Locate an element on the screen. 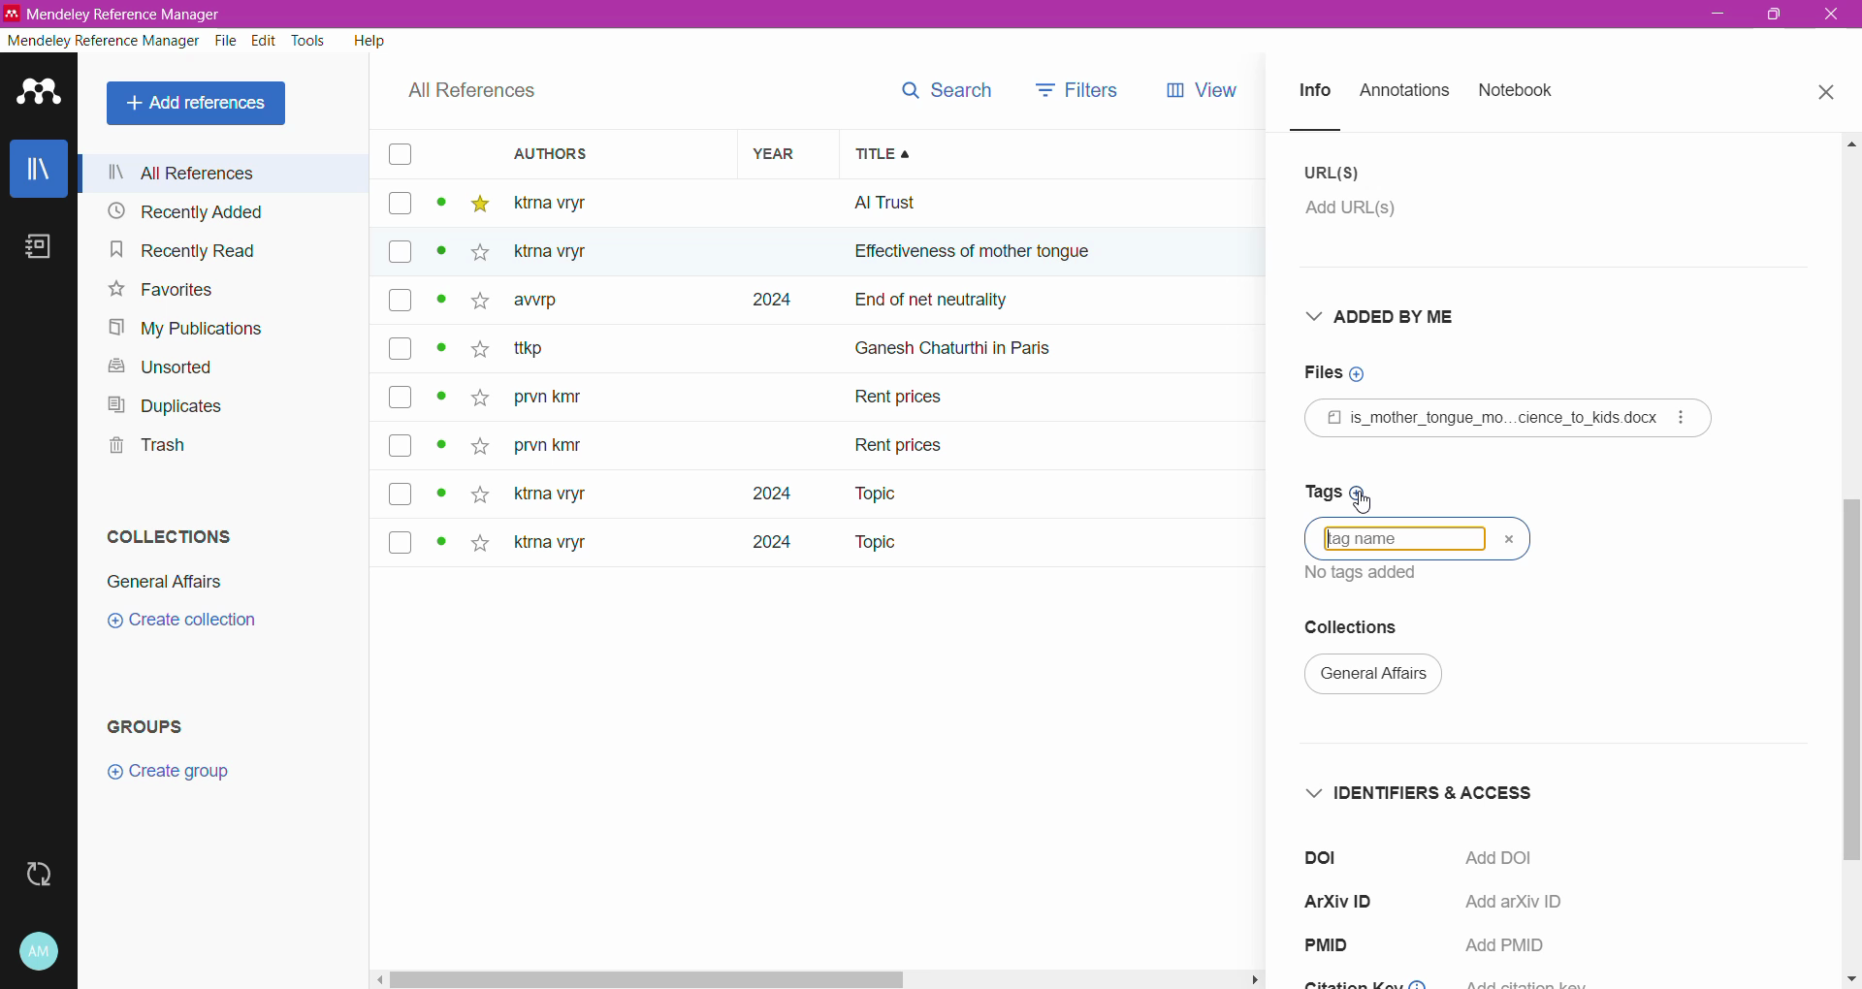  line  is located at coordinates (1333, 130).